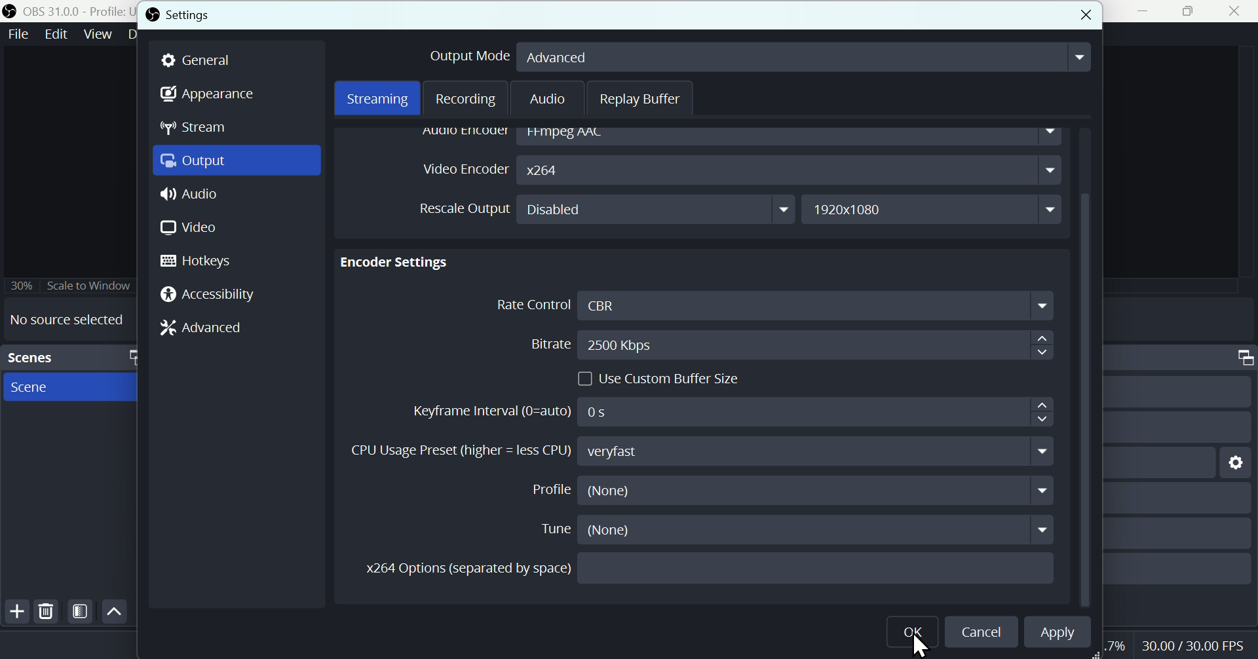 Image resolution: width=1258 pixels, height=659 pixels. I want to click on Output, so click(238, 161).